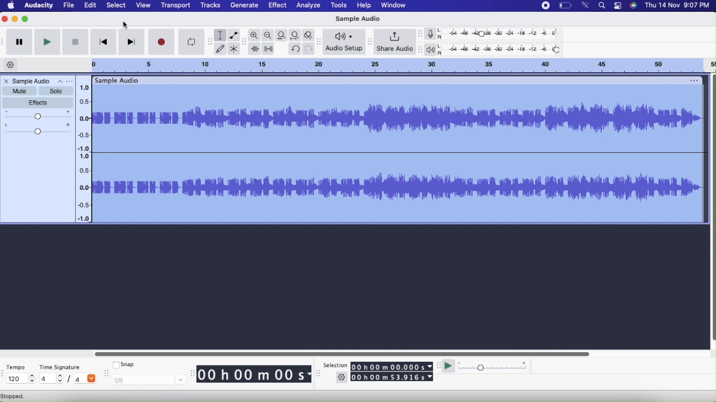  I want to click on Zoom toggle, so click(308, 35).